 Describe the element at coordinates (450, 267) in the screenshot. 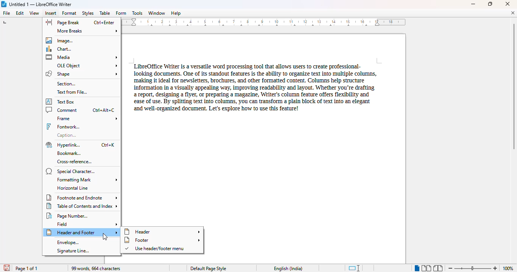

I see `zoomout` at that location.